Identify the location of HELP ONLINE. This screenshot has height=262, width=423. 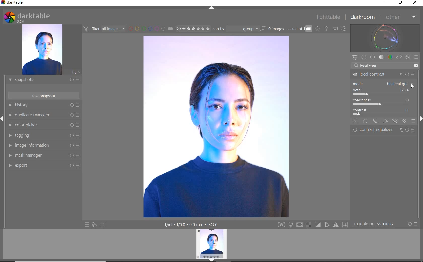
(326, 28).